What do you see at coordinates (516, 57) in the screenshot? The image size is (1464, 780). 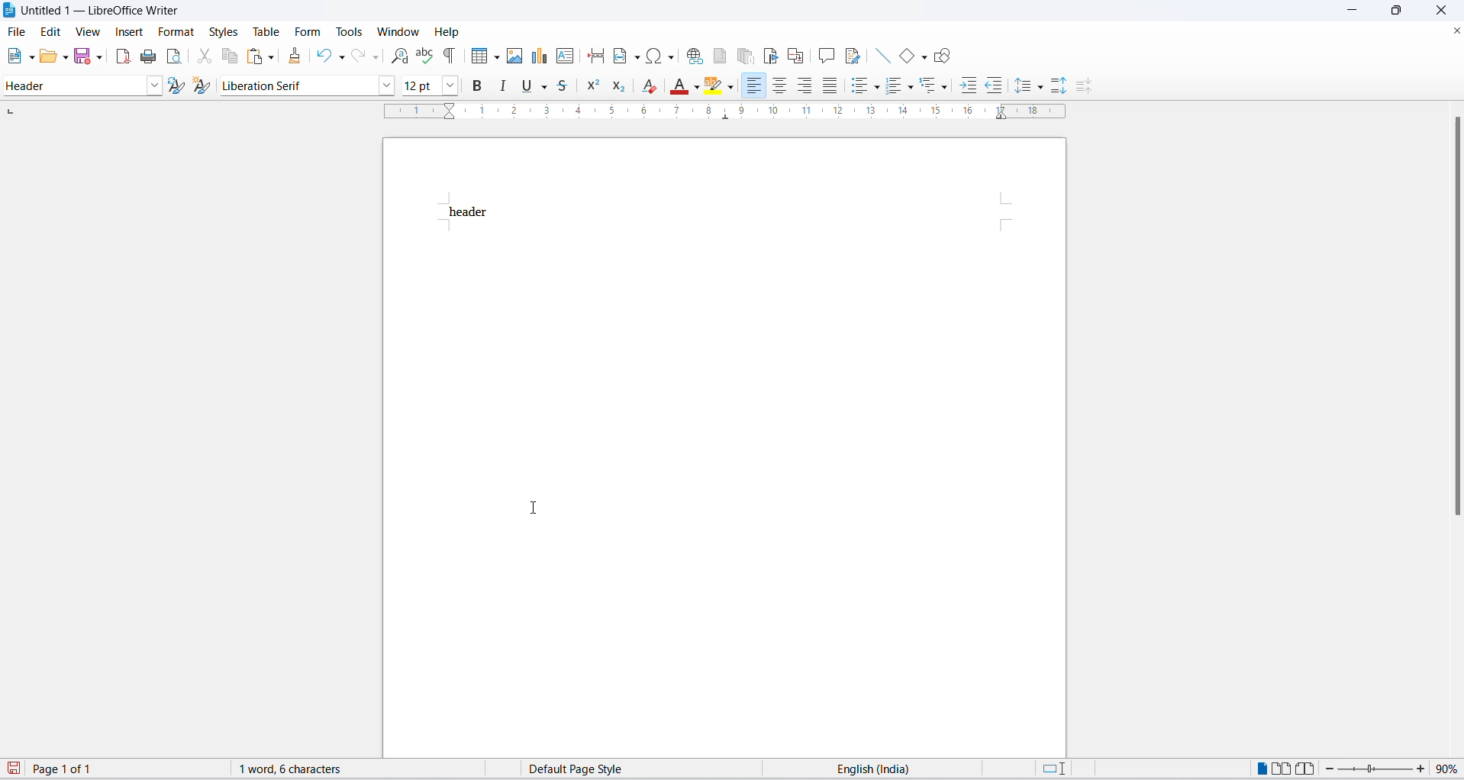 I see `insert image` at bounding box center [516, 57].